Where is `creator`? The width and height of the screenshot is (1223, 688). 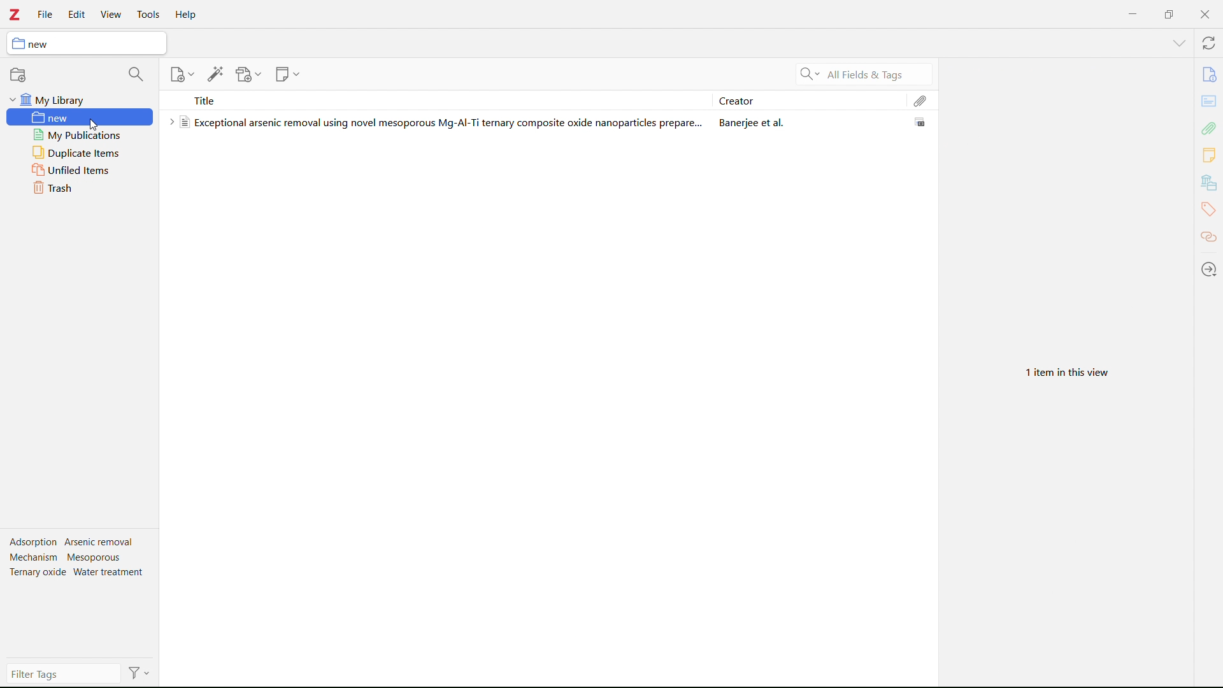
creator is located at coordinates (810, 99).